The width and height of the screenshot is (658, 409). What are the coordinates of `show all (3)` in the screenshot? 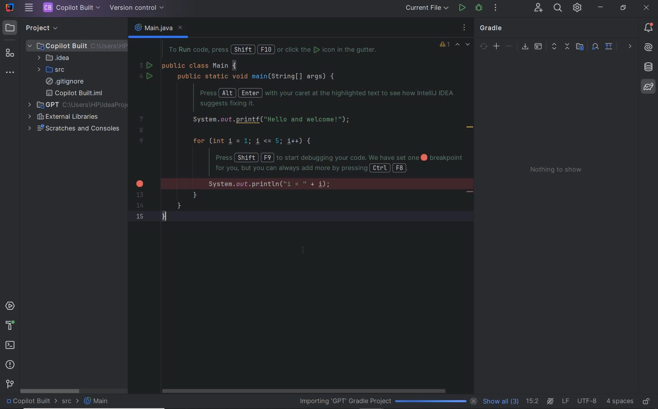 It's located at (502, 402).